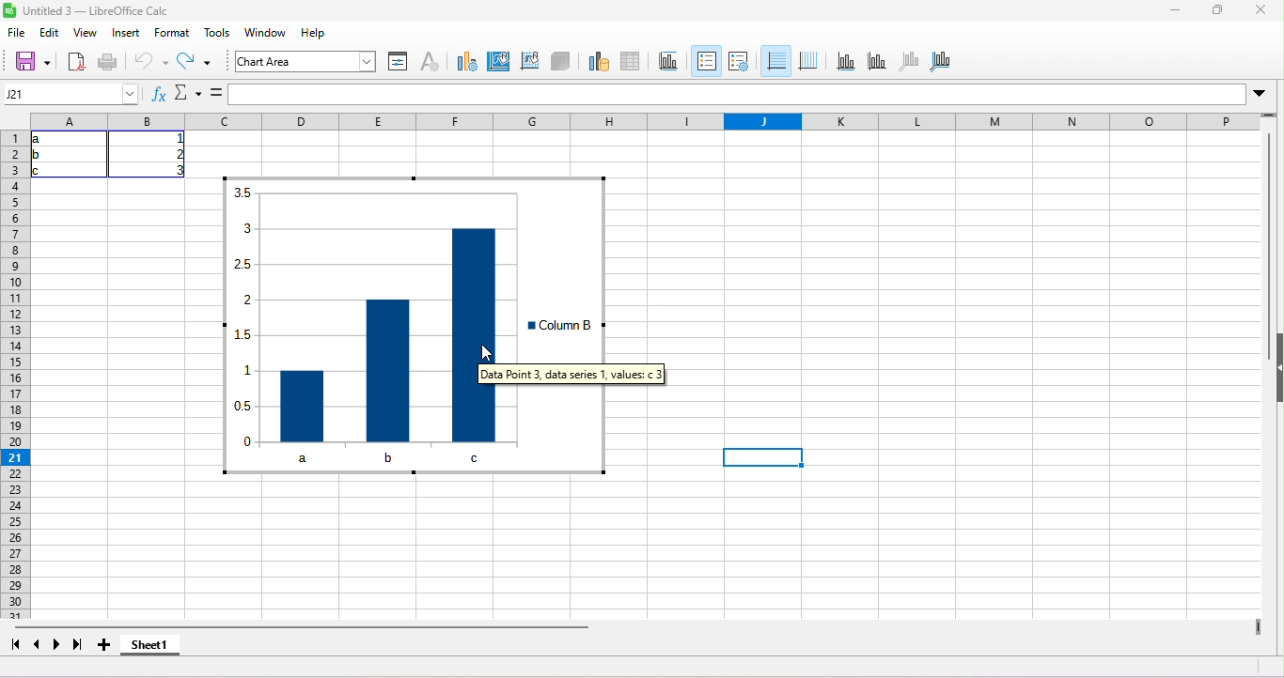 The image size is (1284, 678). Describe the element at coordinates (319, 35) in the screenshot. I see `help` at that location.